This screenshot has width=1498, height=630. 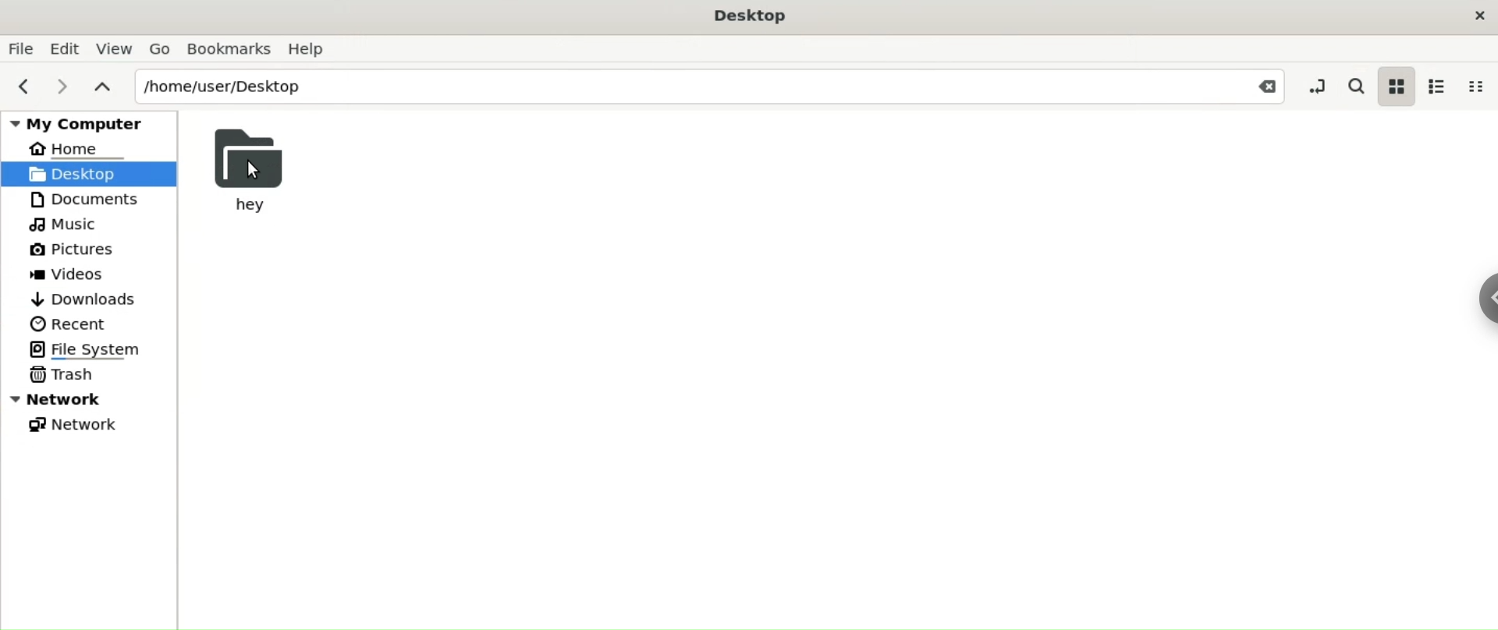 I want to click on Recent, so click(x=68, y=325).